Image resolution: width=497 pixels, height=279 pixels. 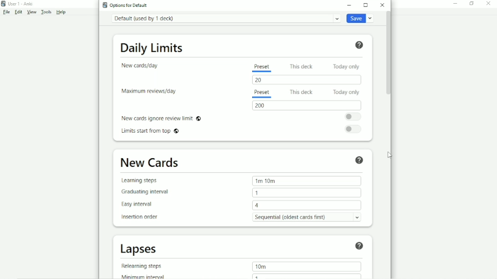 I want to click on Toggle on/off, so click(x=354, y=117).